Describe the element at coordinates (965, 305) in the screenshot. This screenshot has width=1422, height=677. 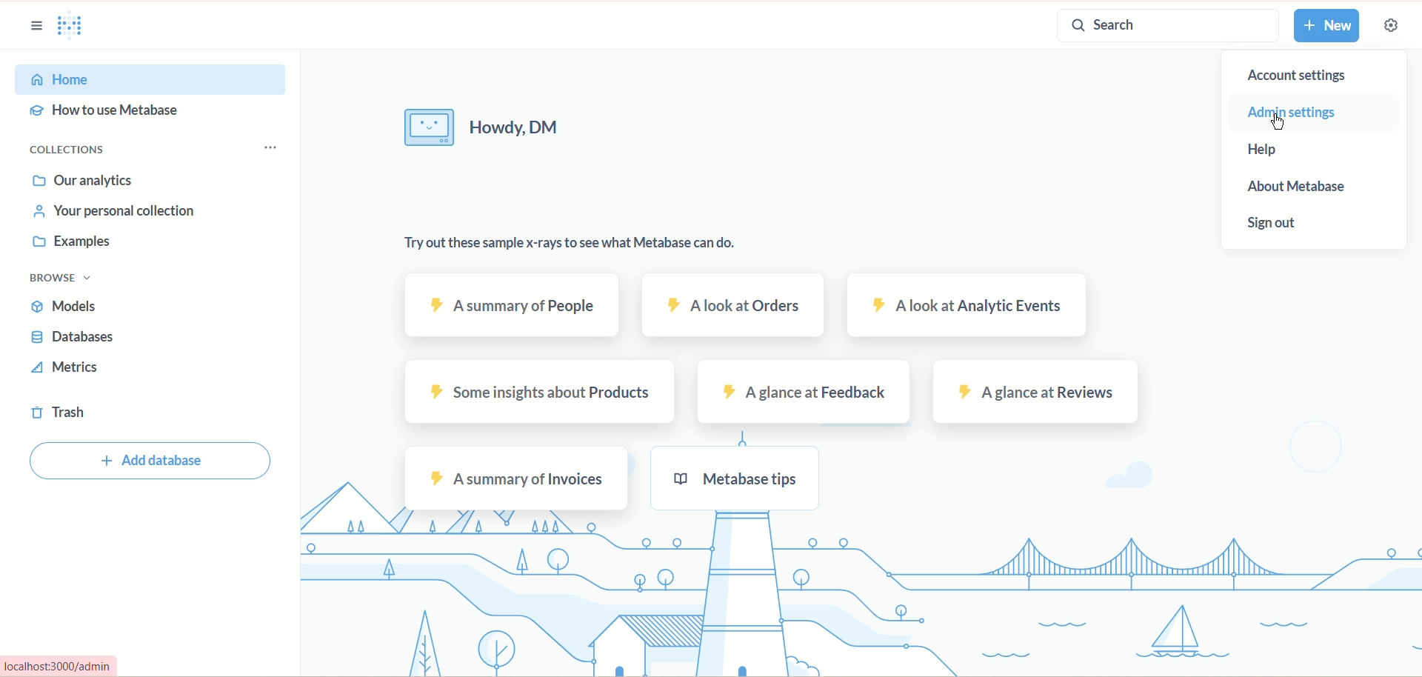
I see `a look at analytic events` at that location.